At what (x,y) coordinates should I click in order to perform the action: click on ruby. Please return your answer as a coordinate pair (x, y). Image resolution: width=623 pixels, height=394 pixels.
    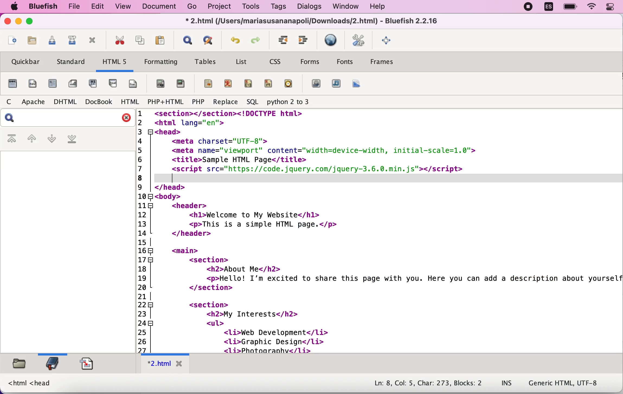
    Looking at the image, I should click on (230, 82).